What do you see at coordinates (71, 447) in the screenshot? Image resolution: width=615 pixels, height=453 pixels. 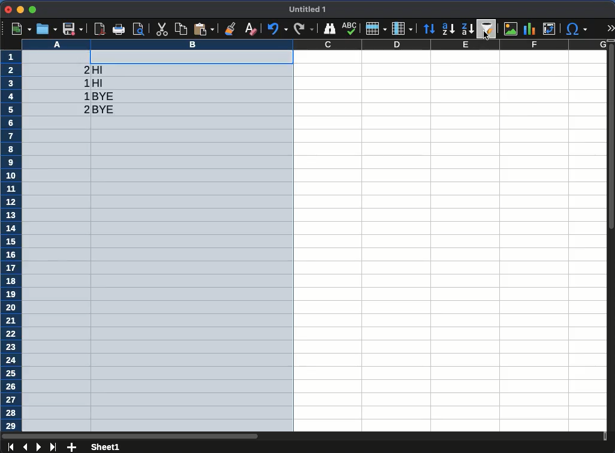 I see `add` at bounding box center [71, 447].